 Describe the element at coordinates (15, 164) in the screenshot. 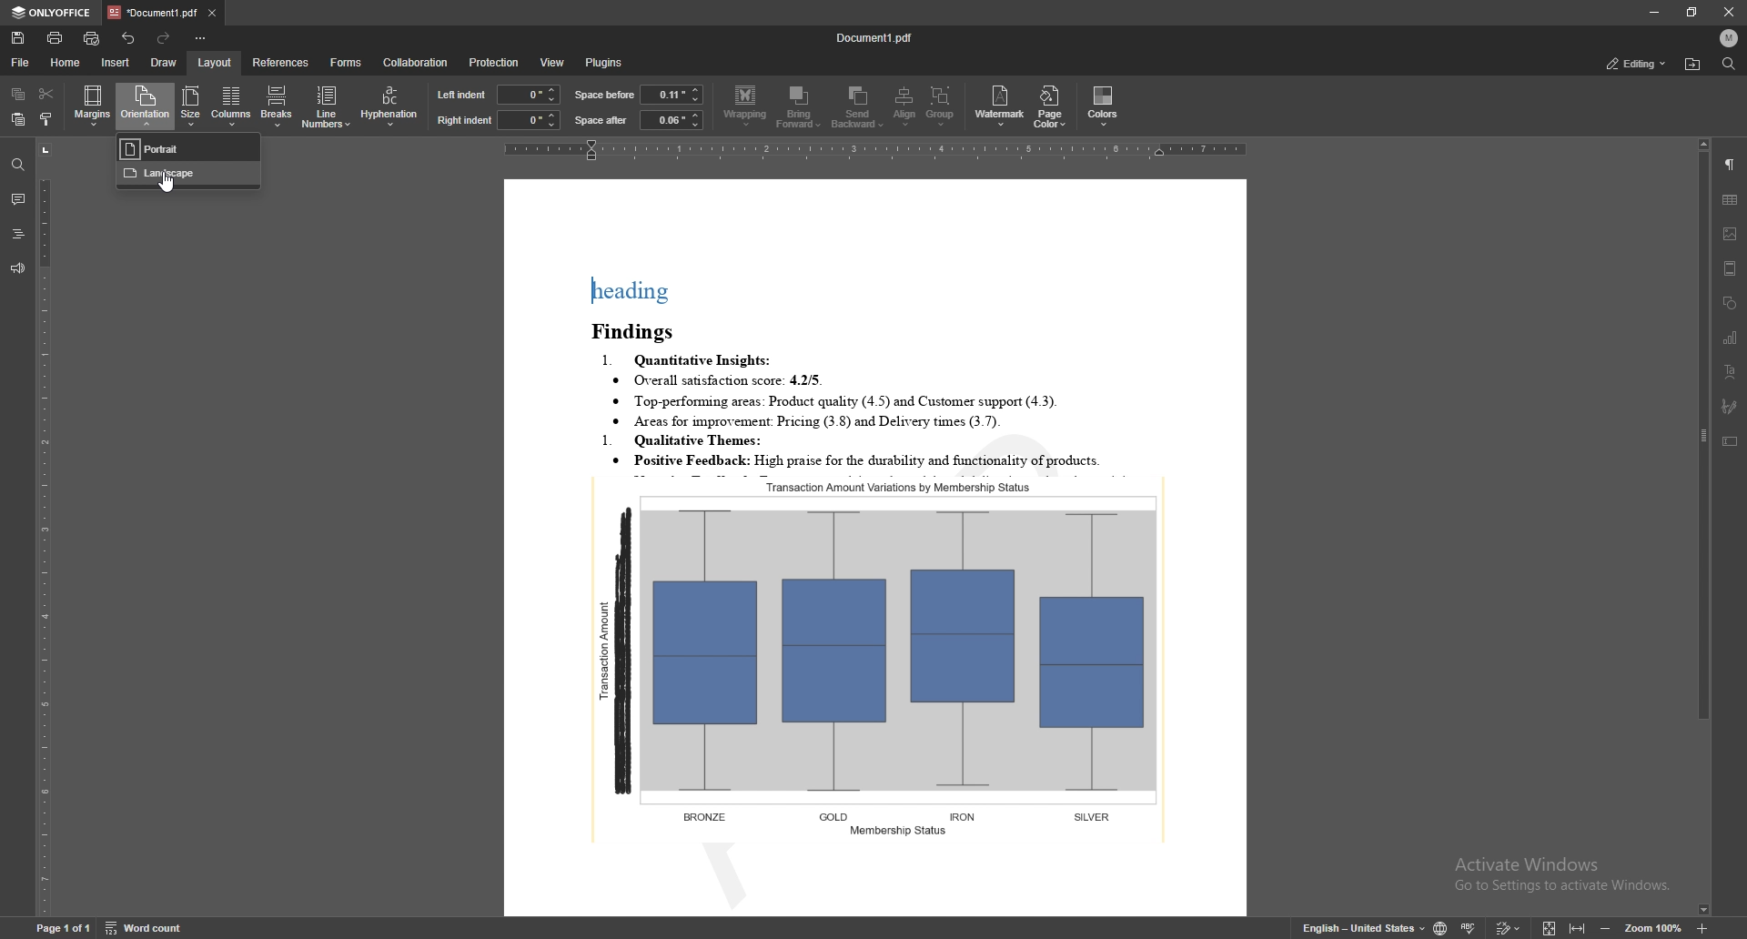

I see `find` at that location.